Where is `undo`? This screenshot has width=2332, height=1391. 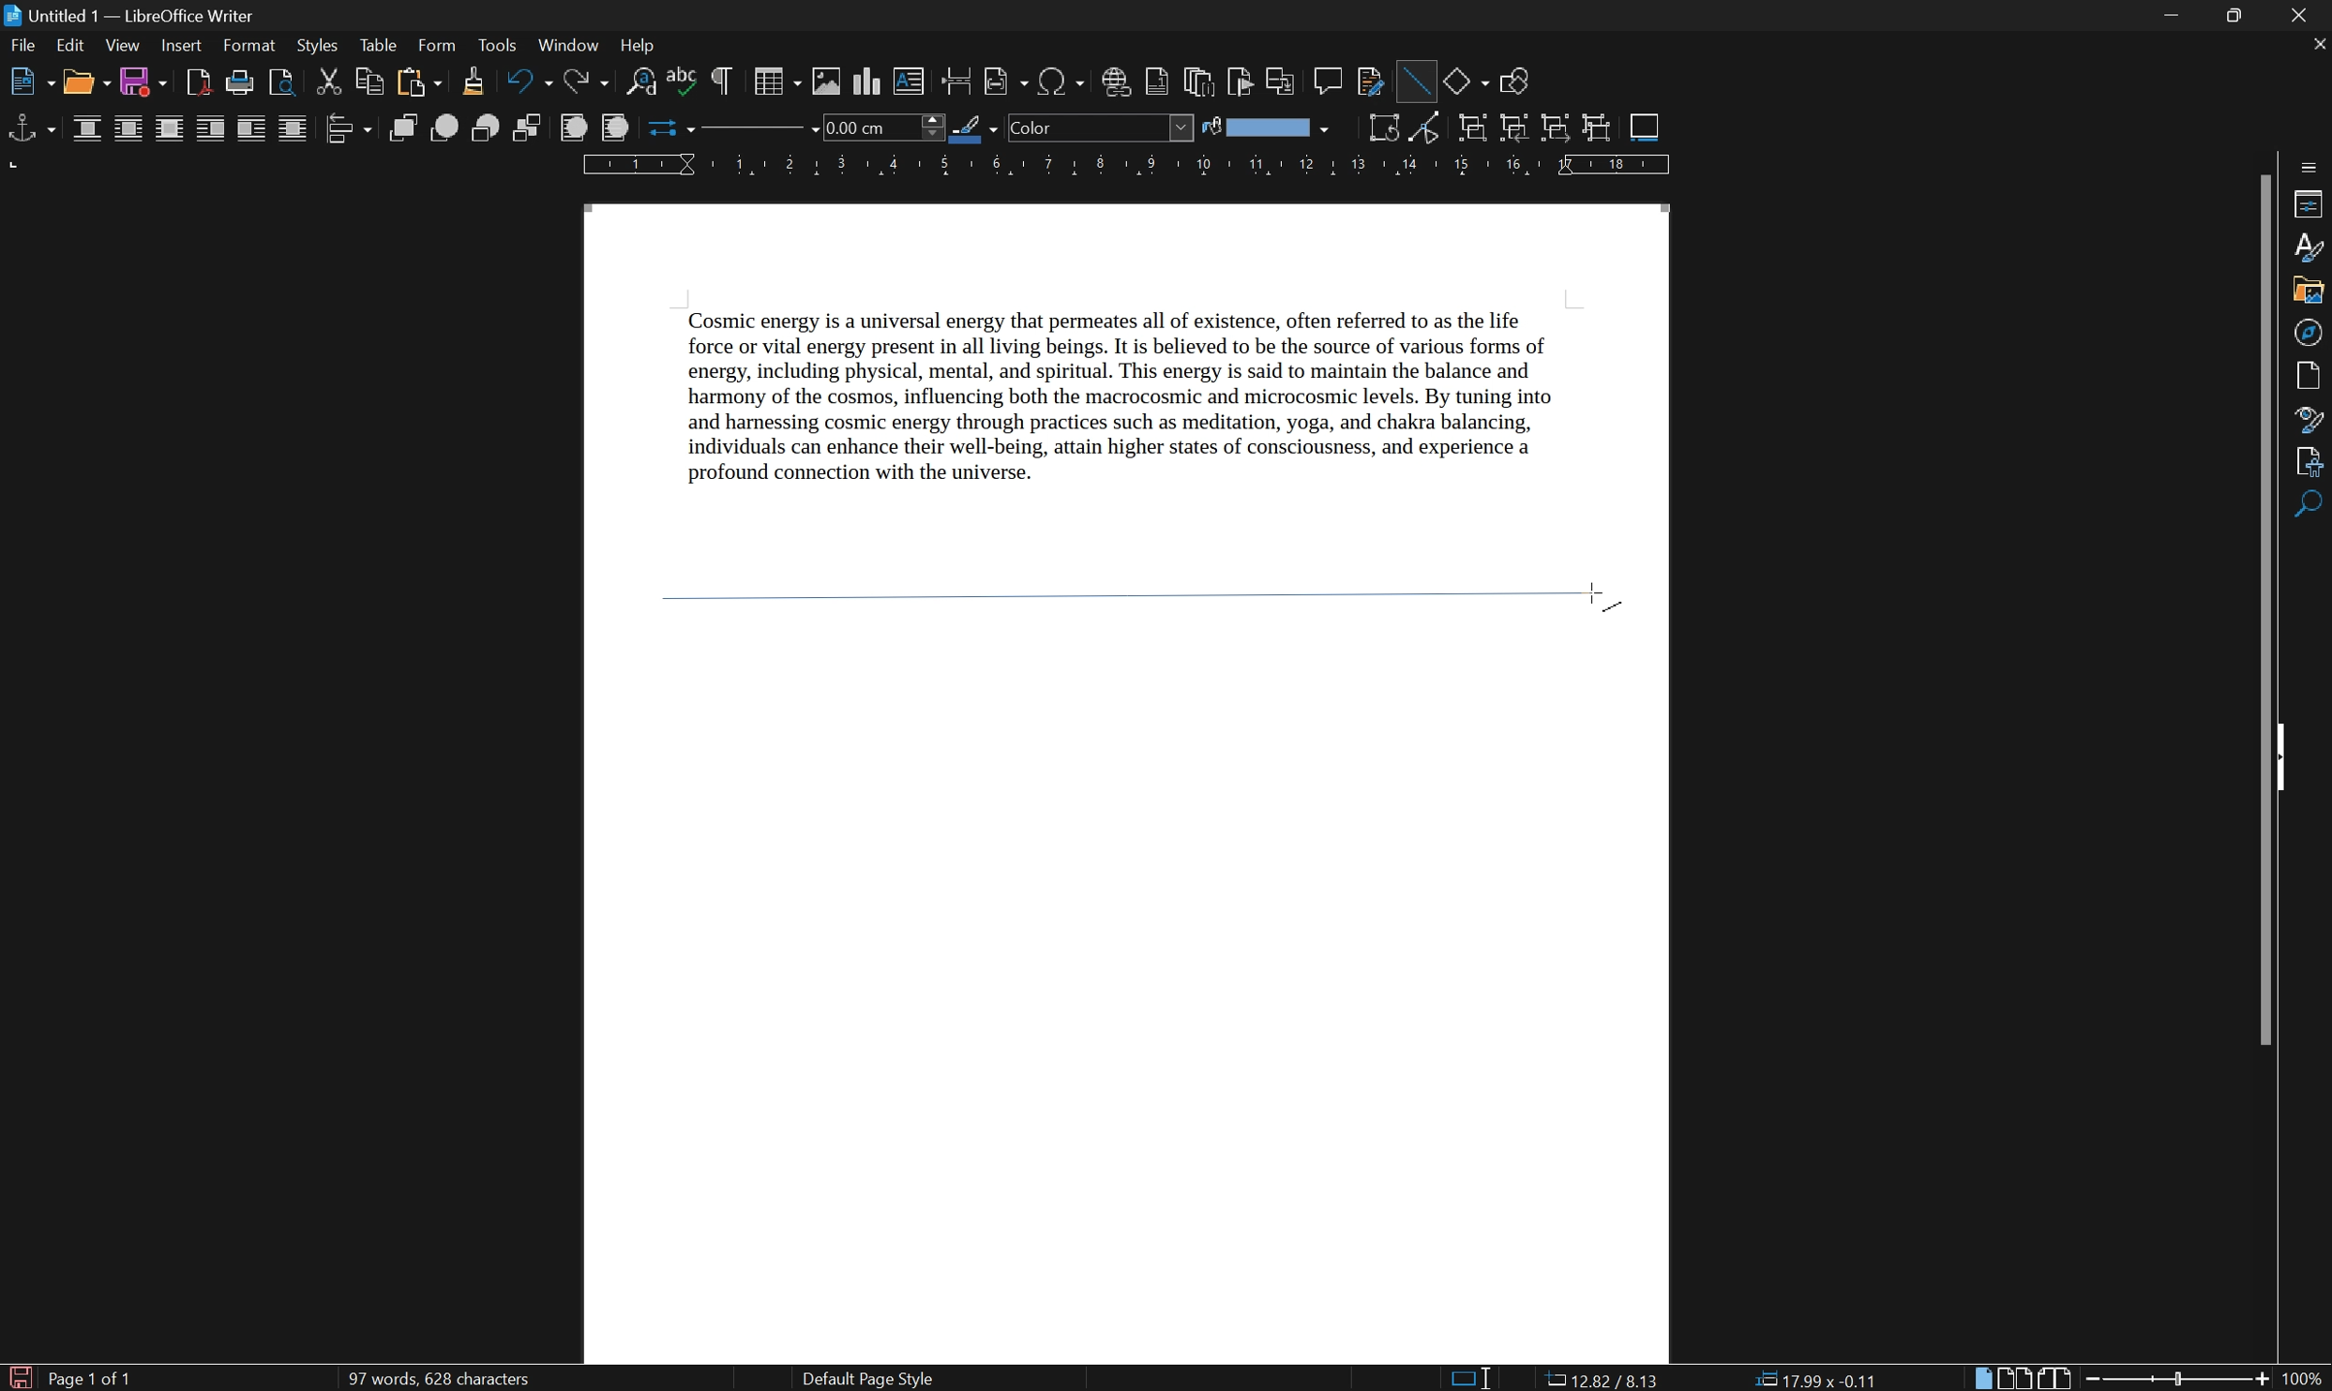
undo is located at coordinates (531, 82).